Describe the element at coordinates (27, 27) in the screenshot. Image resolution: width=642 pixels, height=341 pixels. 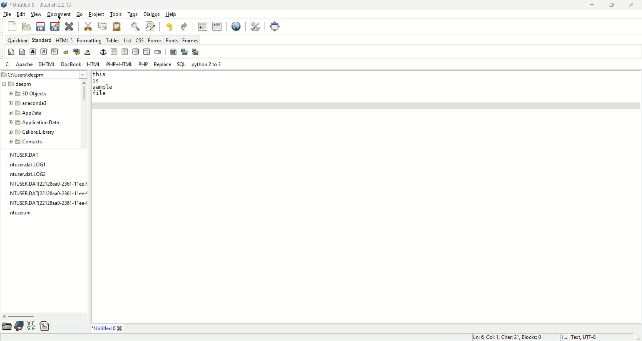
I see `open` at that location.